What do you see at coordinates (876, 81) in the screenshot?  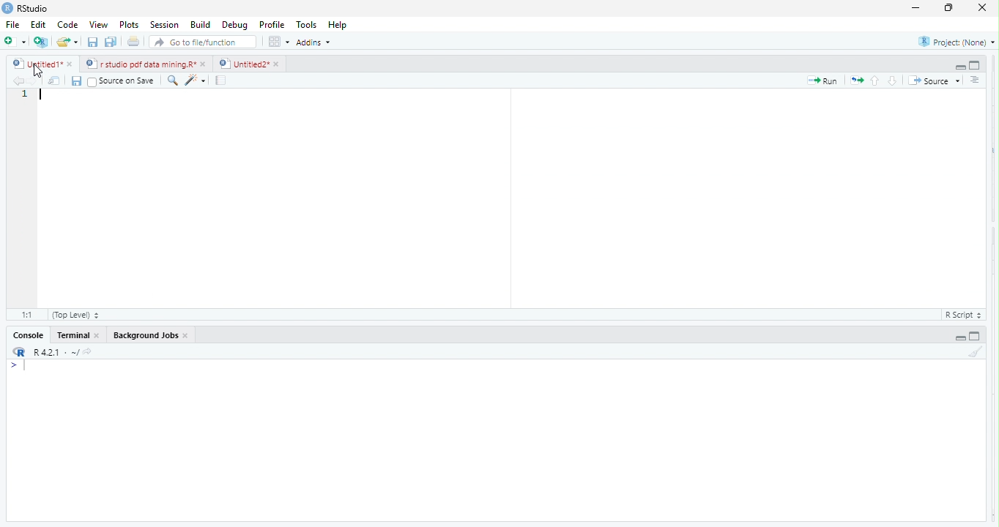 I see `go to previous section/chunk` at bounding box center [876, 81].